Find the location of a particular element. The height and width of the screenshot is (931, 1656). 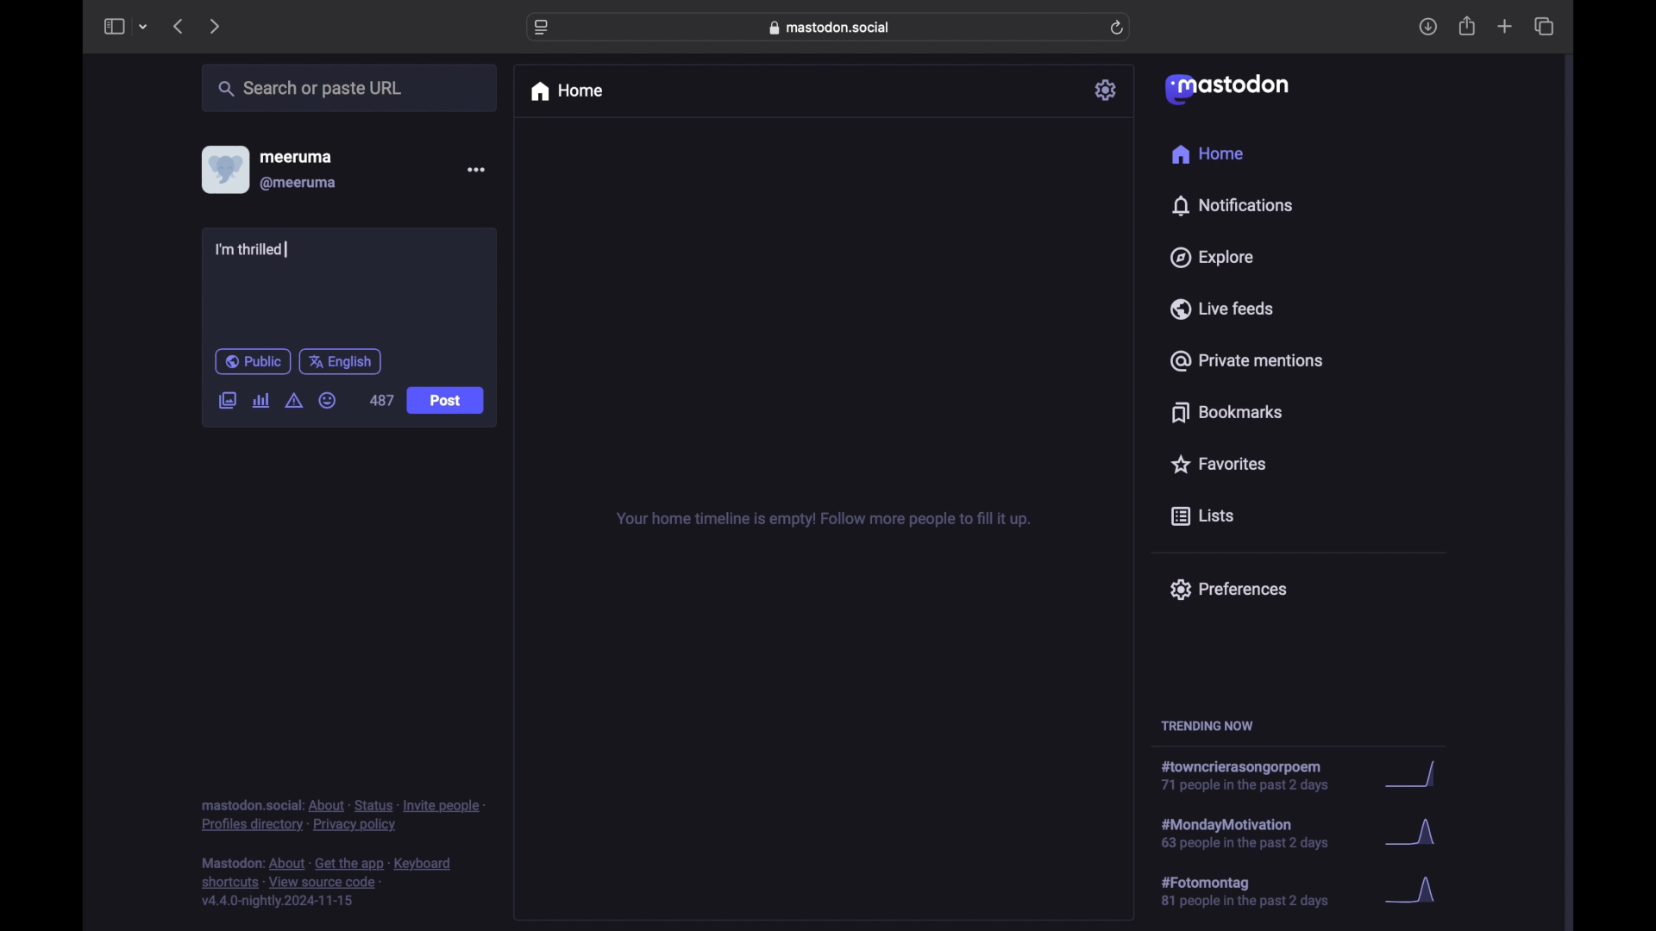

text cursor is located at coordinates (285, 250).